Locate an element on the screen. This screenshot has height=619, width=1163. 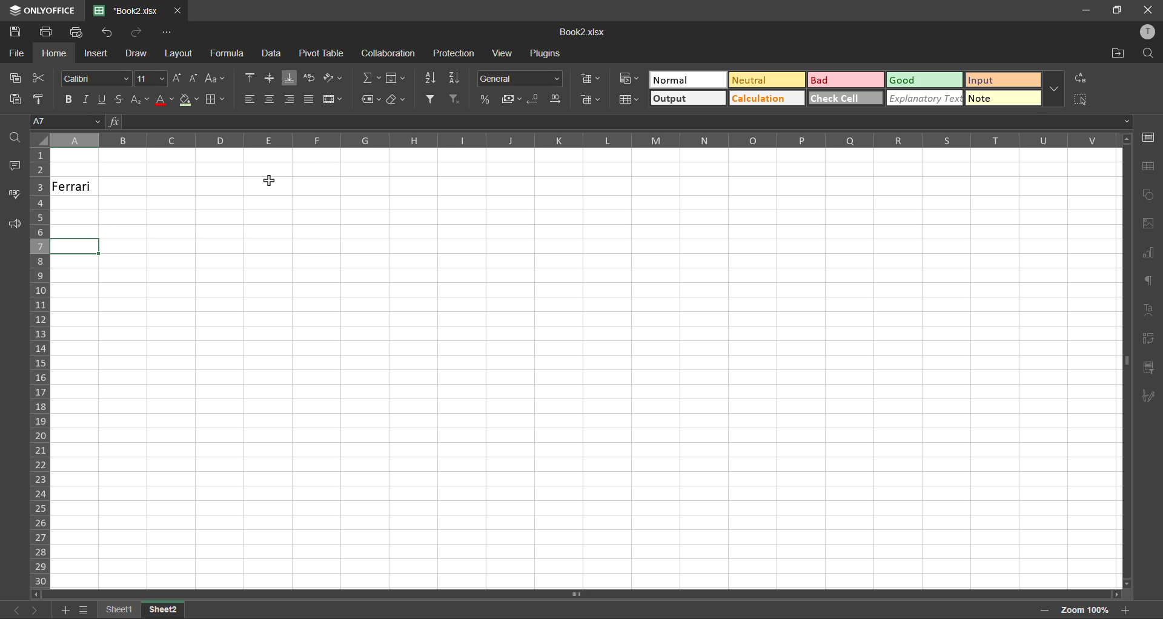
output is located at coordinates (688, 99).